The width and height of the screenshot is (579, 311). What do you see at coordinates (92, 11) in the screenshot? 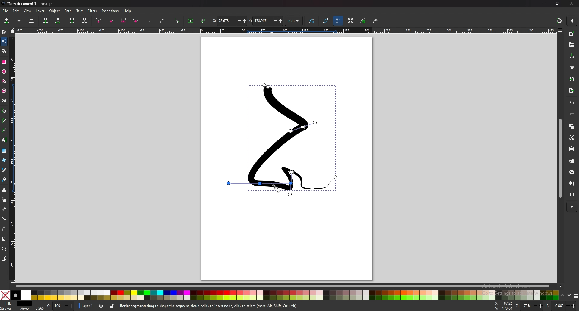
I see `filters` at bounding box center [92, 11].